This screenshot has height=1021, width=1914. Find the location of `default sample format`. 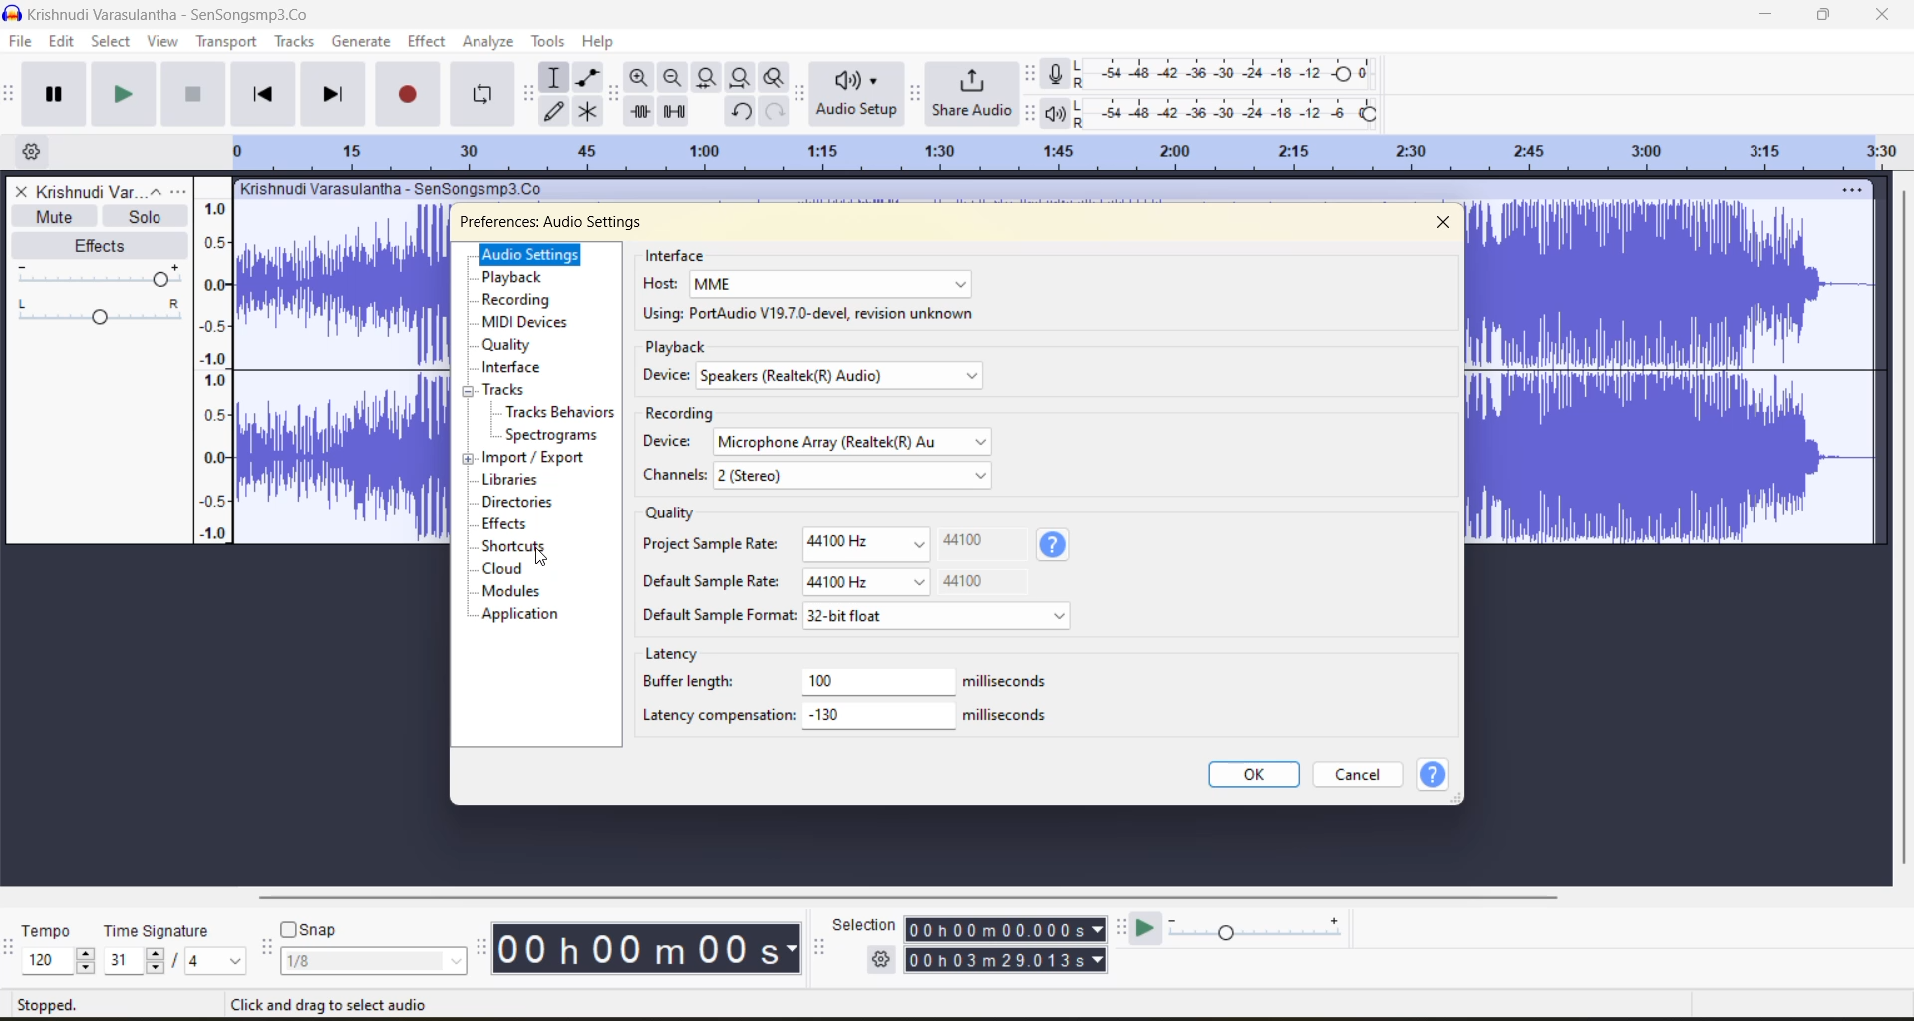

default sample format is located at coordinates (859, 613).